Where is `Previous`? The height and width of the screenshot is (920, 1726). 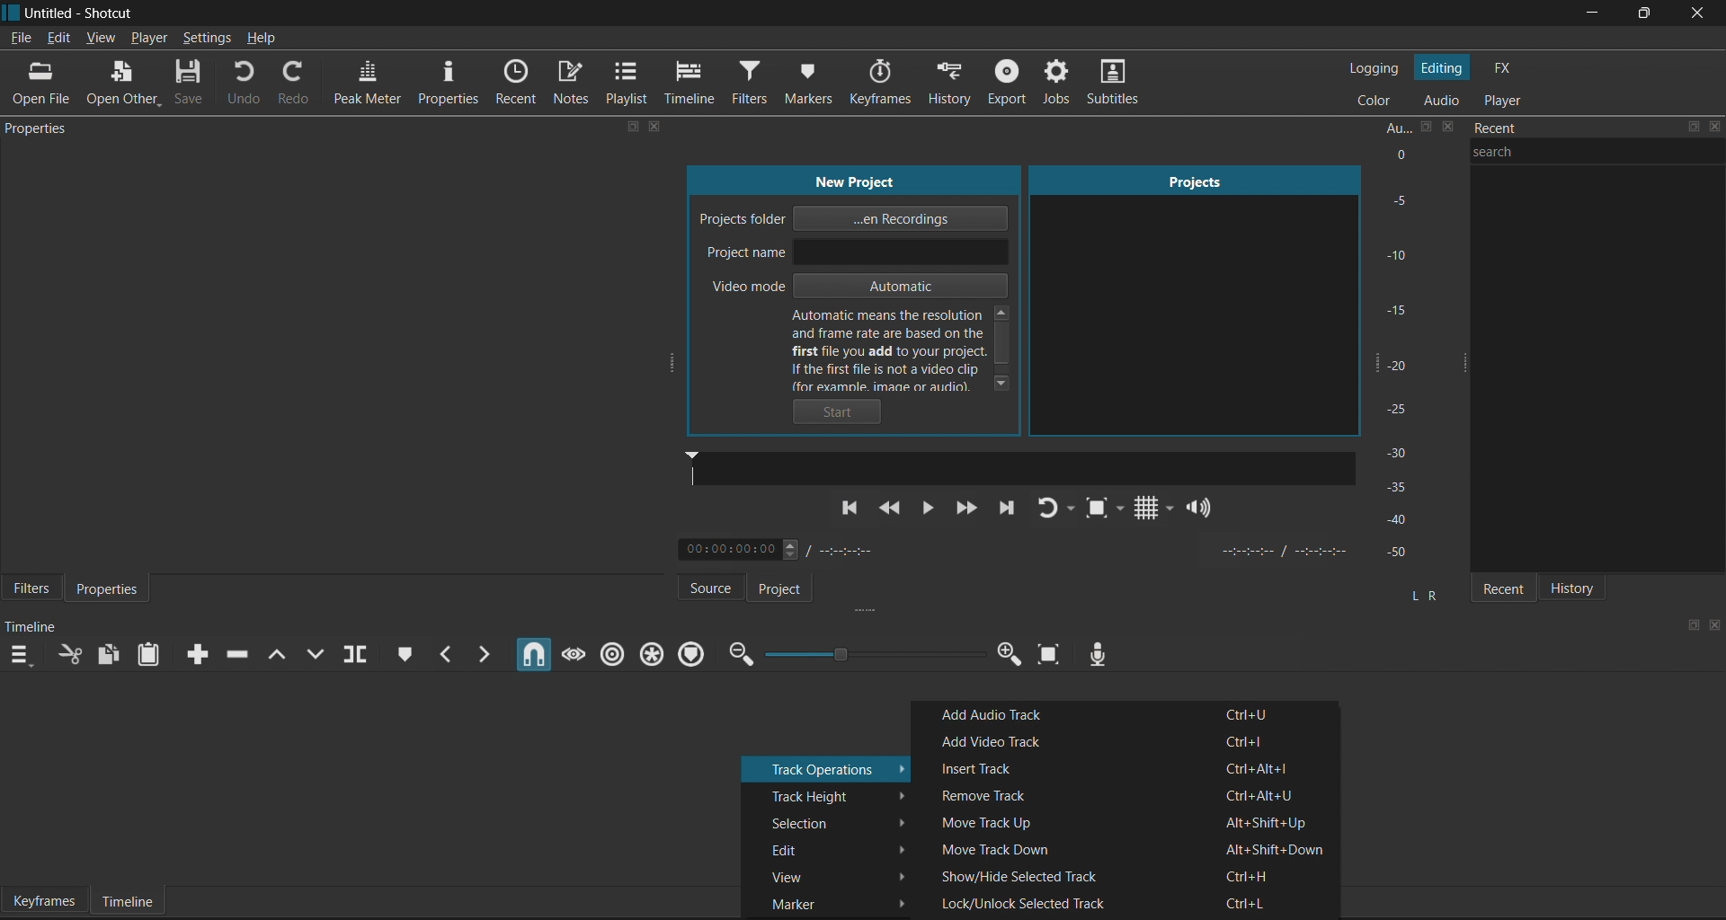 Previous is located at coordinates (851, 515).